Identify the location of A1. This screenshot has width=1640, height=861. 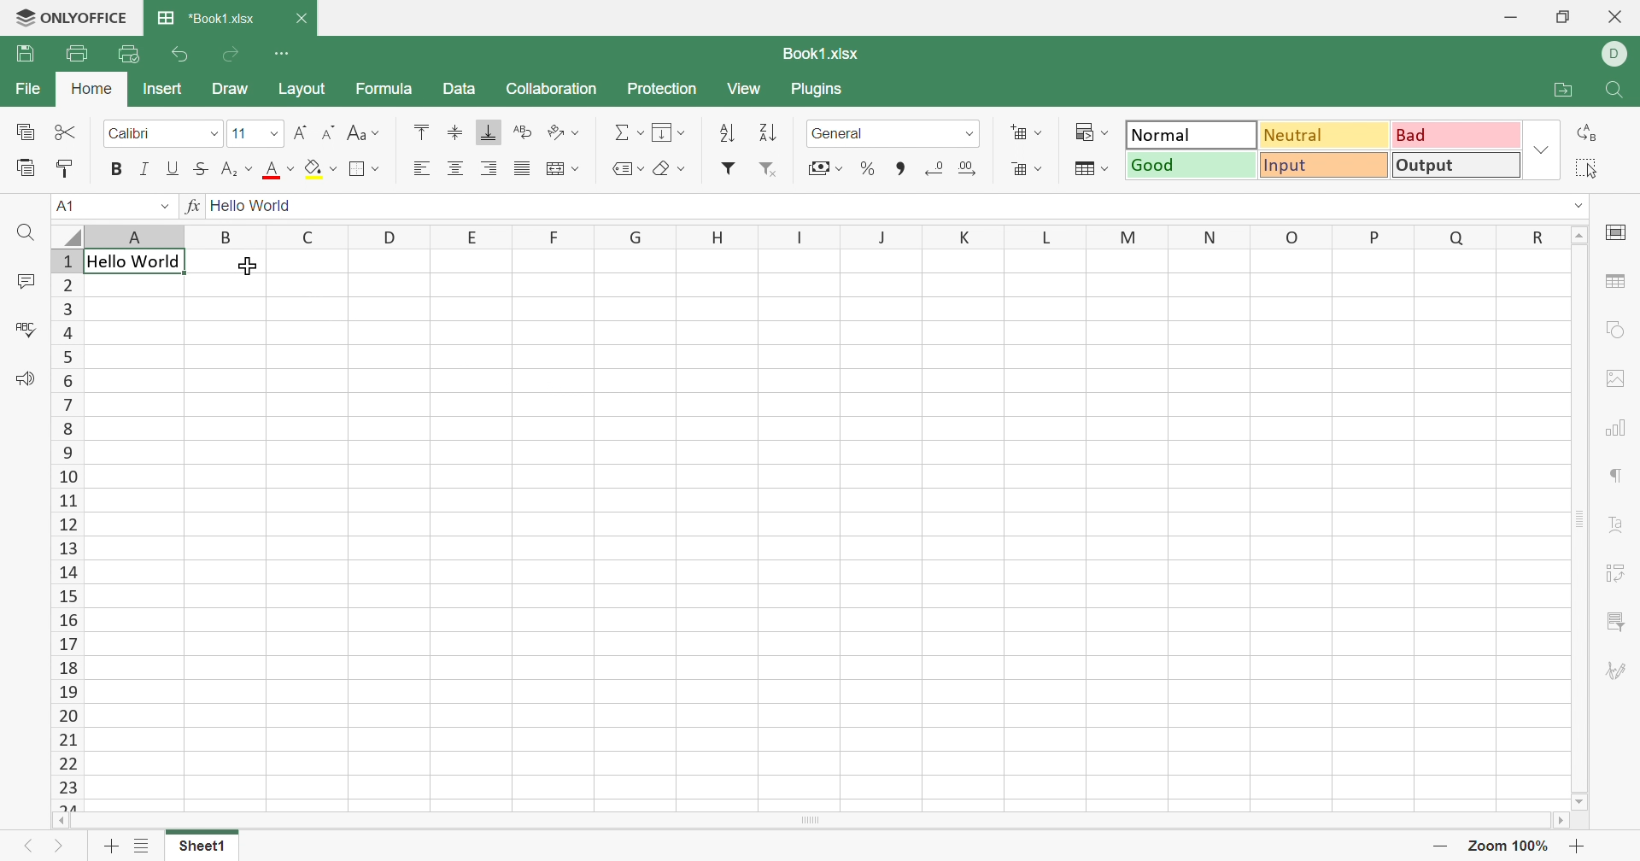
(66, 205).